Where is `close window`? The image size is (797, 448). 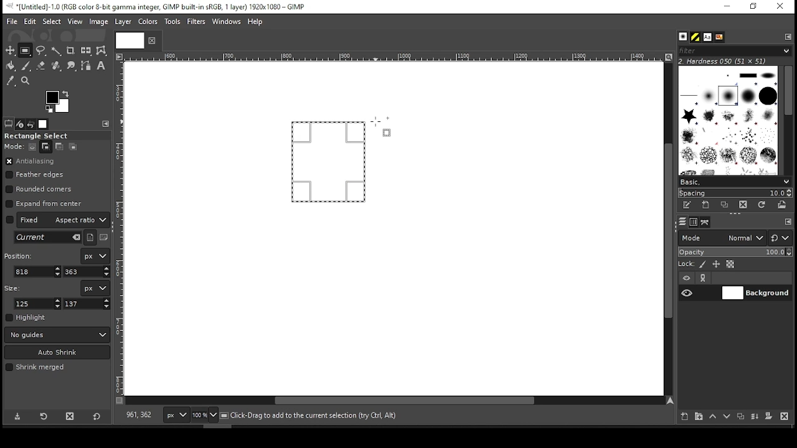
close window is located at coordinates (780, 7).